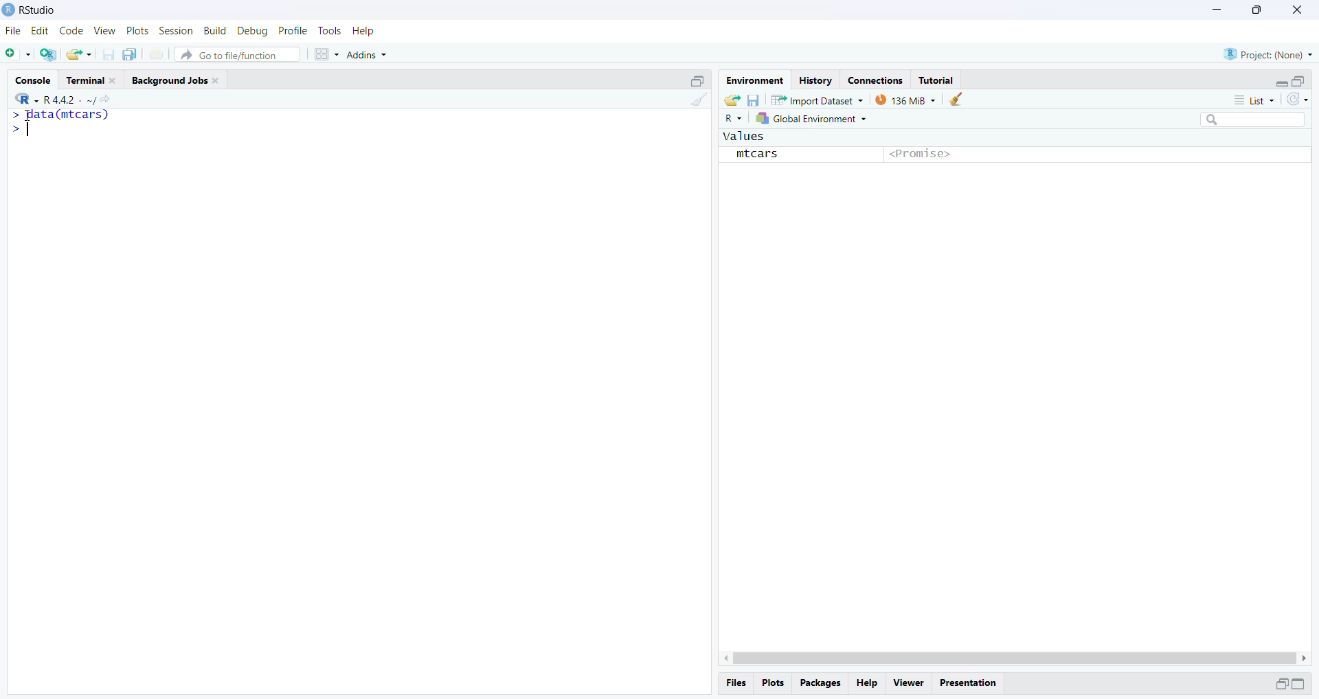  What do you see at coordinates (696, 107) in the screenshot?
I see `Clear console (Ctrl +L)` at bounding box center [696, 107].